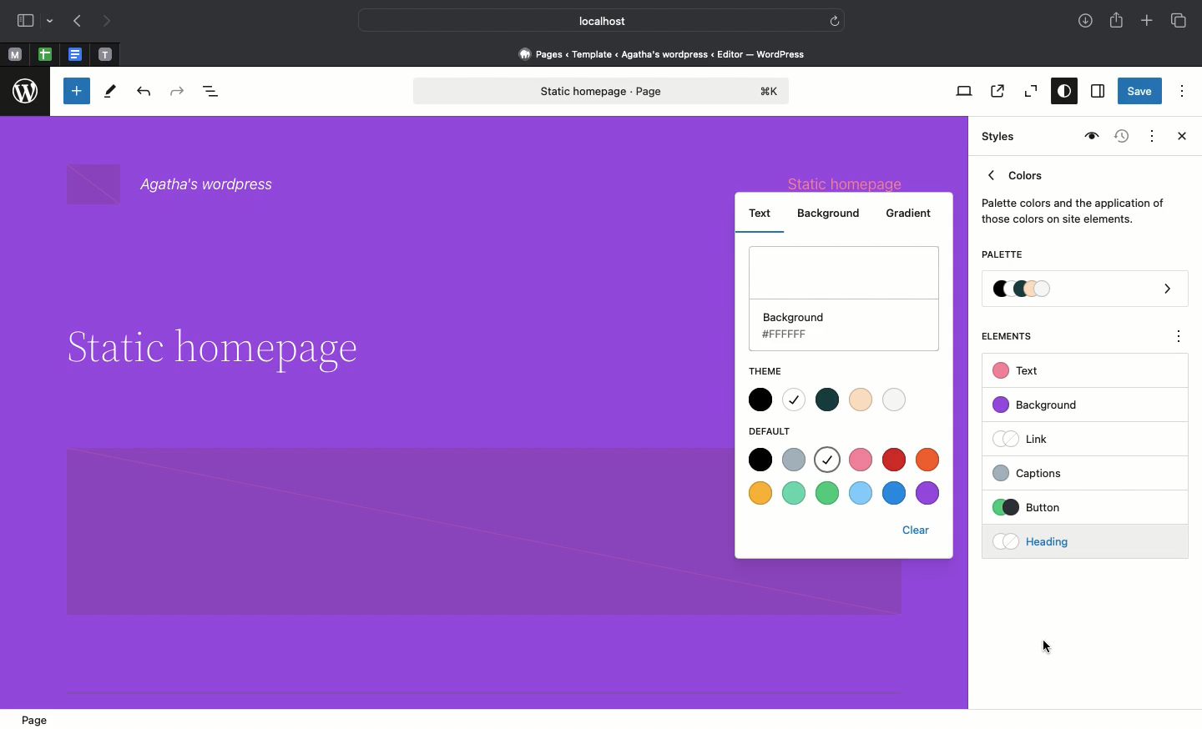  Describe the element at coordinates (1018, 371) in the screenshot. I see `Text` at that location.